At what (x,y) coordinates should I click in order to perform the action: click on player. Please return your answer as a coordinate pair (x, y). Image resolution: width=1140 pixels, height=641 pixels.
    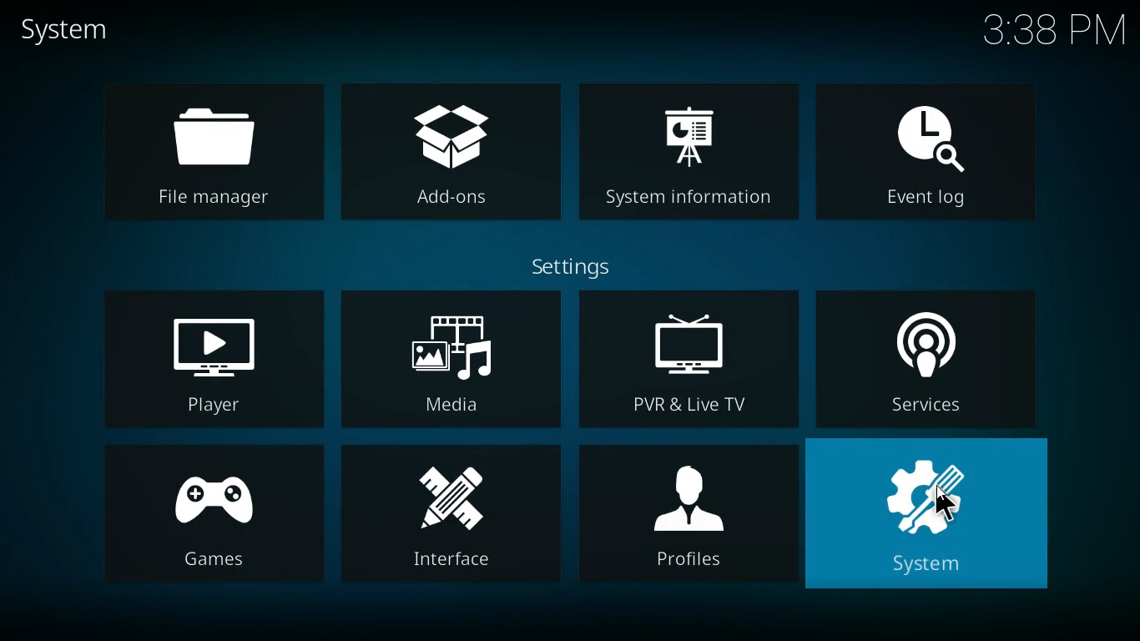
    Looking at the image, I should click on (207, 357).